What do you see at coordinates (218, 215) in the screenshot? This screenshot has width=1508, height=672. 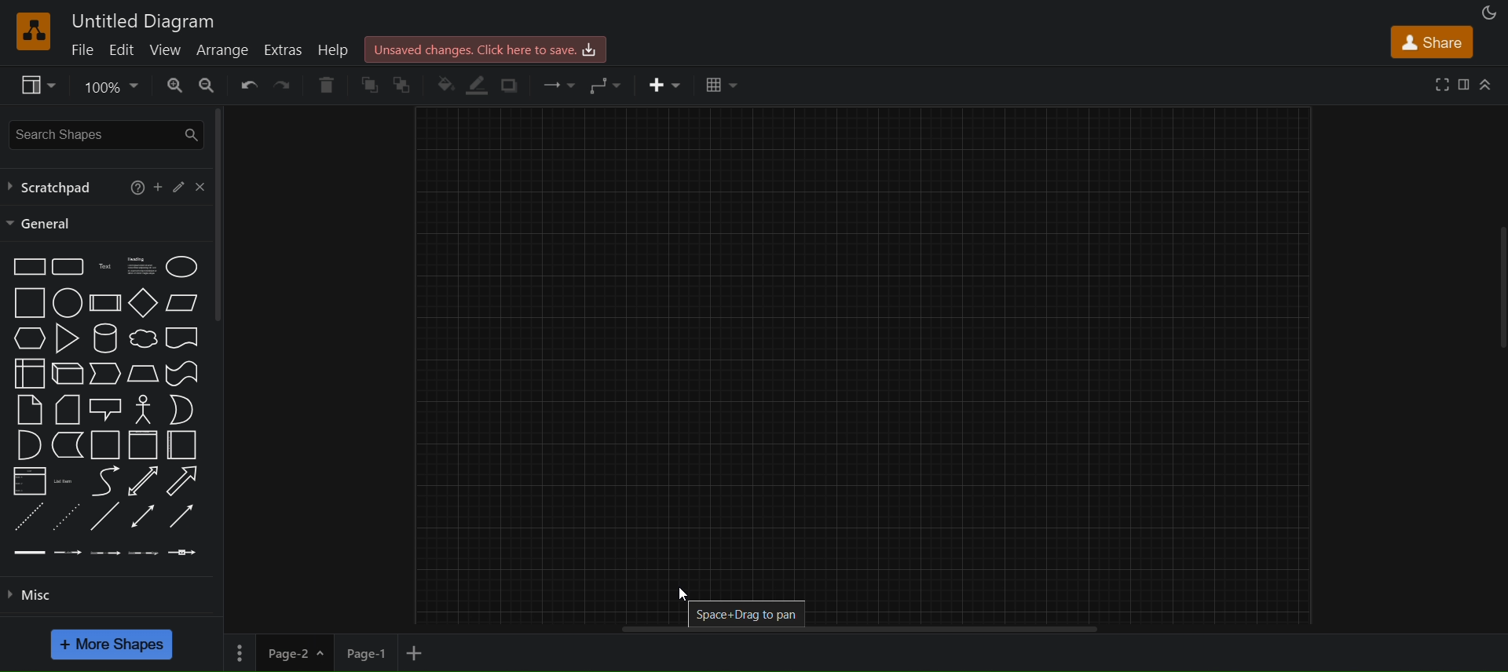 I see `vertical scroll bar` at bounding box center [218, 215].